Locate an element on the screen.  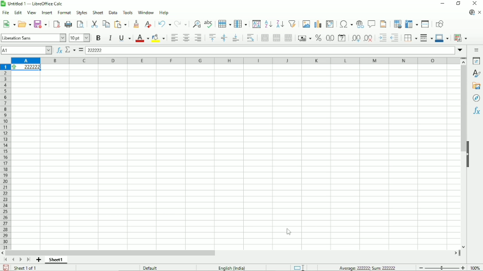
Sheet 1 of 1 is located at coordinates (27, 267).